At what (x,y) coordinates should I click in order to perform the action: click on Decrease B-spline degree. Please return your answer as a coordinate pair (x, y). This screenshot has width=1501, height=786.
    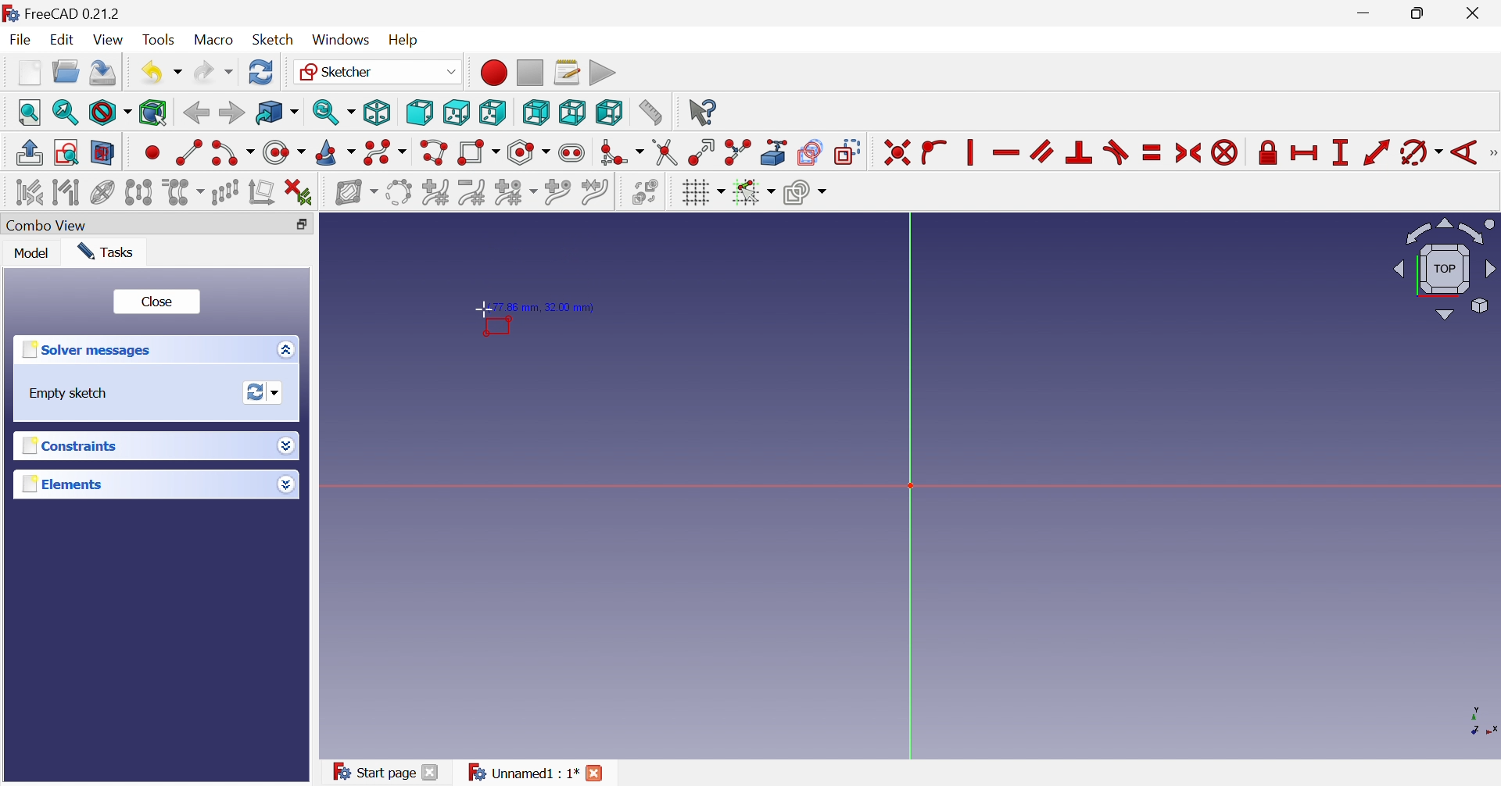
    Looking at the image, I should click on (471, 193).